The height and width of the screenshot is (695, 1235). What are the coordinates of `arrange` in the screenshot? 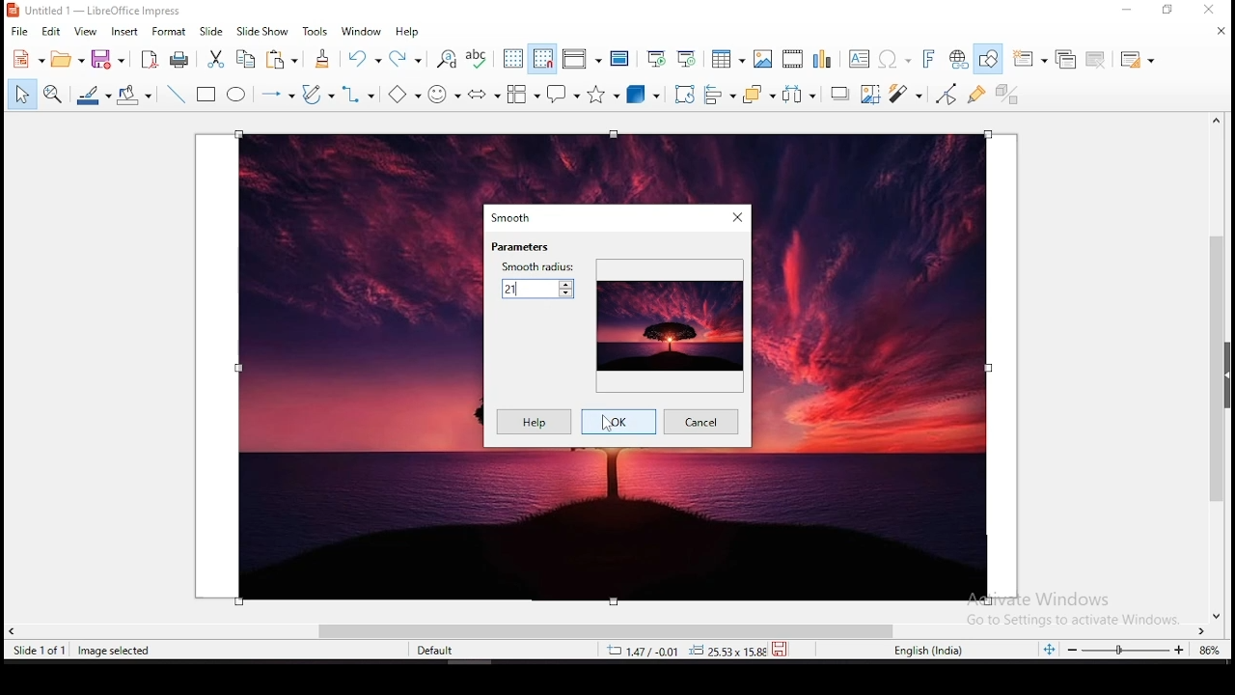 It's located at (757, 95).